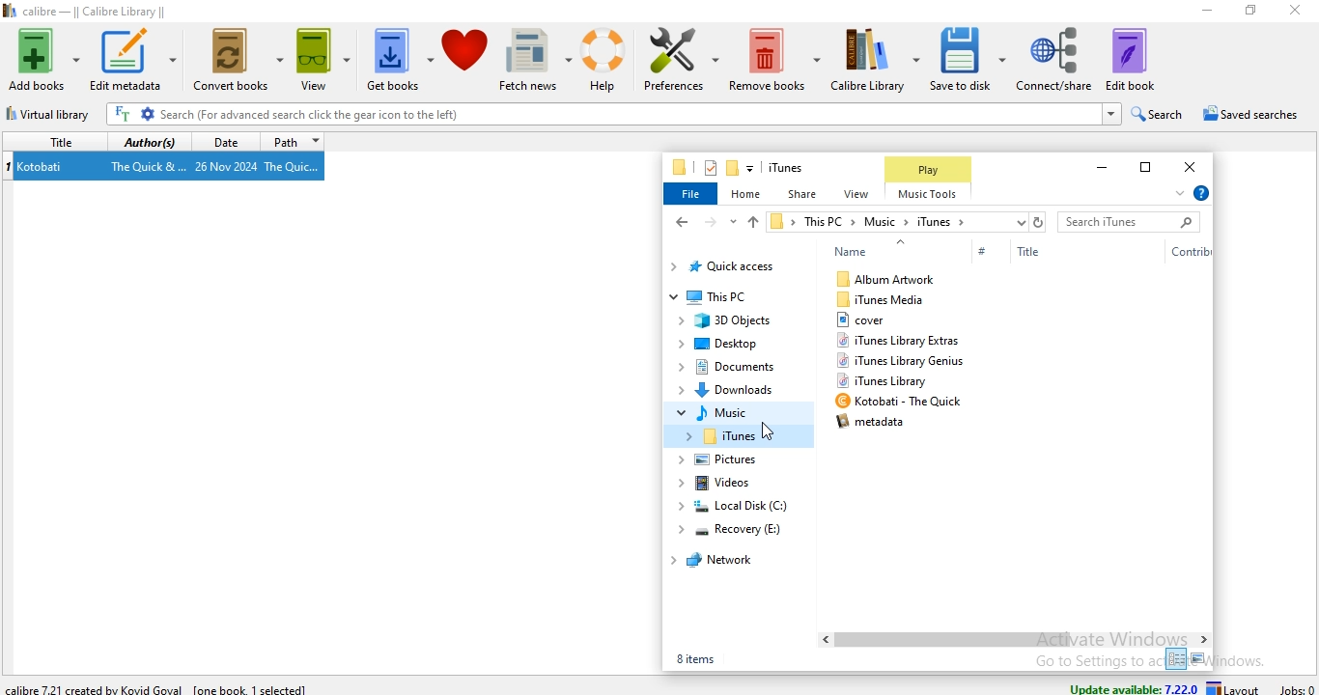  What do you see at coordinates (728, 532) in the screenshot?
I see `recovery (E:)` at bounding box center [728, 532].